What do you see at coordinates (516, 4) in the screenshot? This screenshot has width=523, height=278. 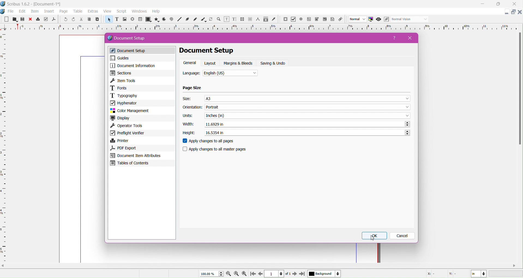 I see `close app` at bounding box center [516, 4].